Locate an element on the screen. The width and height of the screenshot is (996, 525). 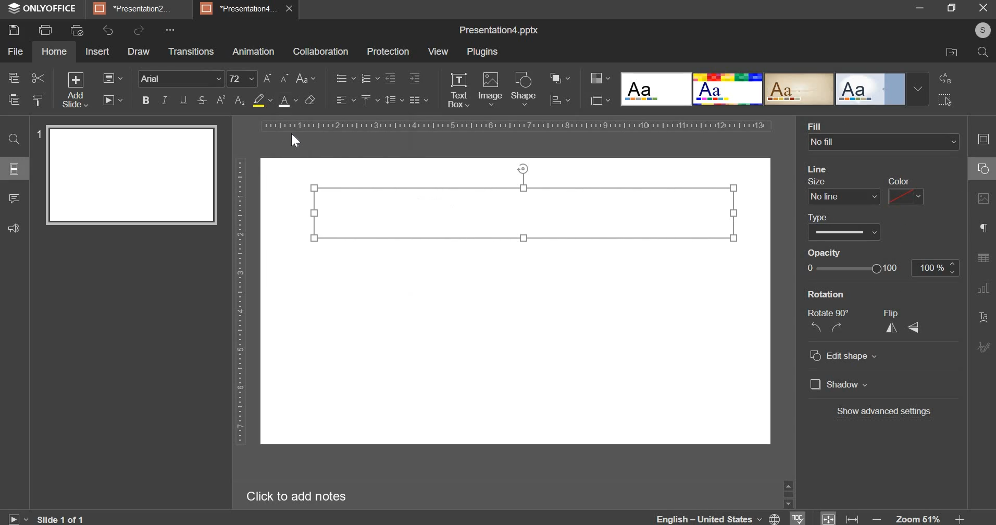
Restore down is located at coordinates (920, 8).